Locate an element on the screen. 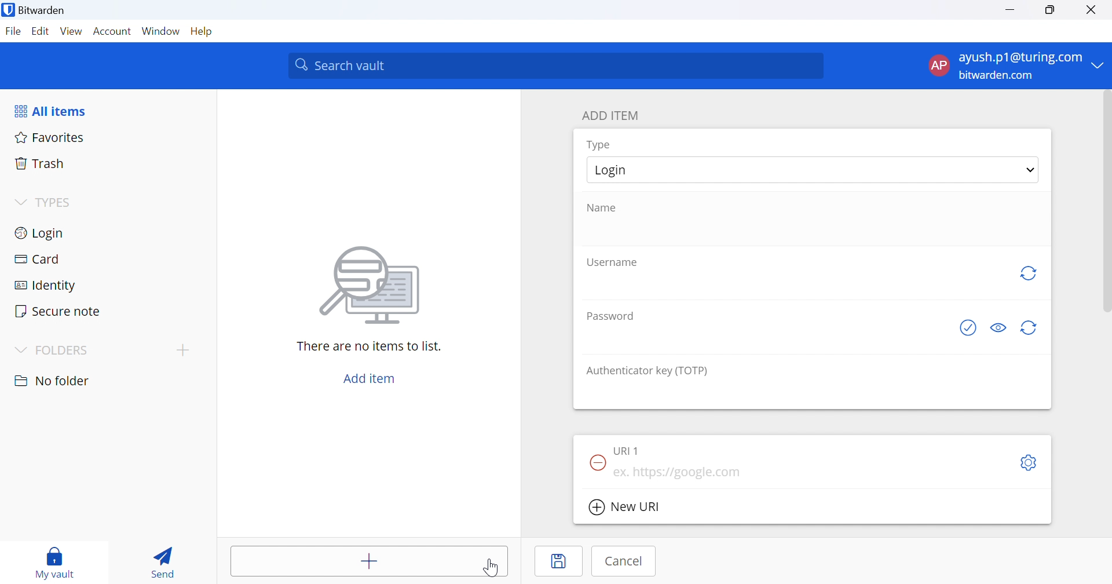 Image resolution: width=1112 pixels, height=584 pixels. Window is located at coordinates (160, 31).